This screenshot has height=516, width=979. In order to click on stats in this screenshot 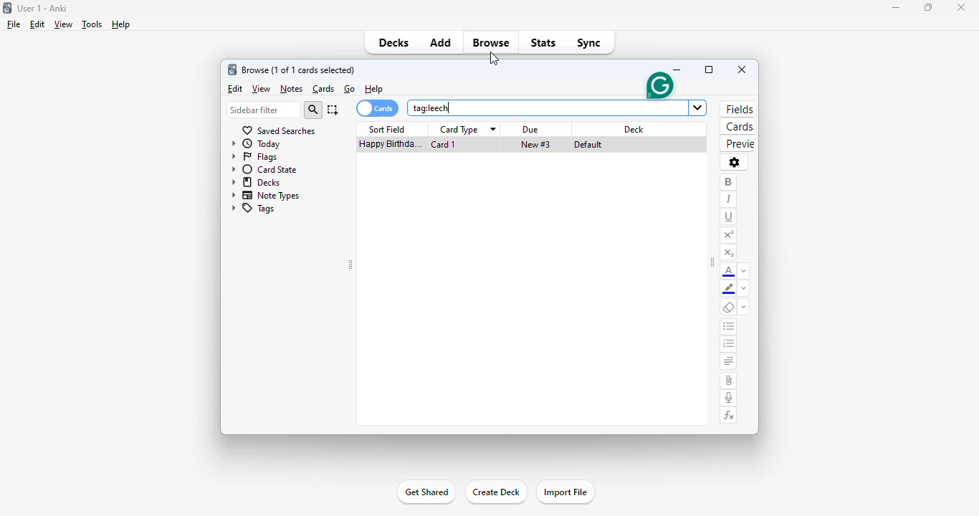, I will do `click(544, 43)`.